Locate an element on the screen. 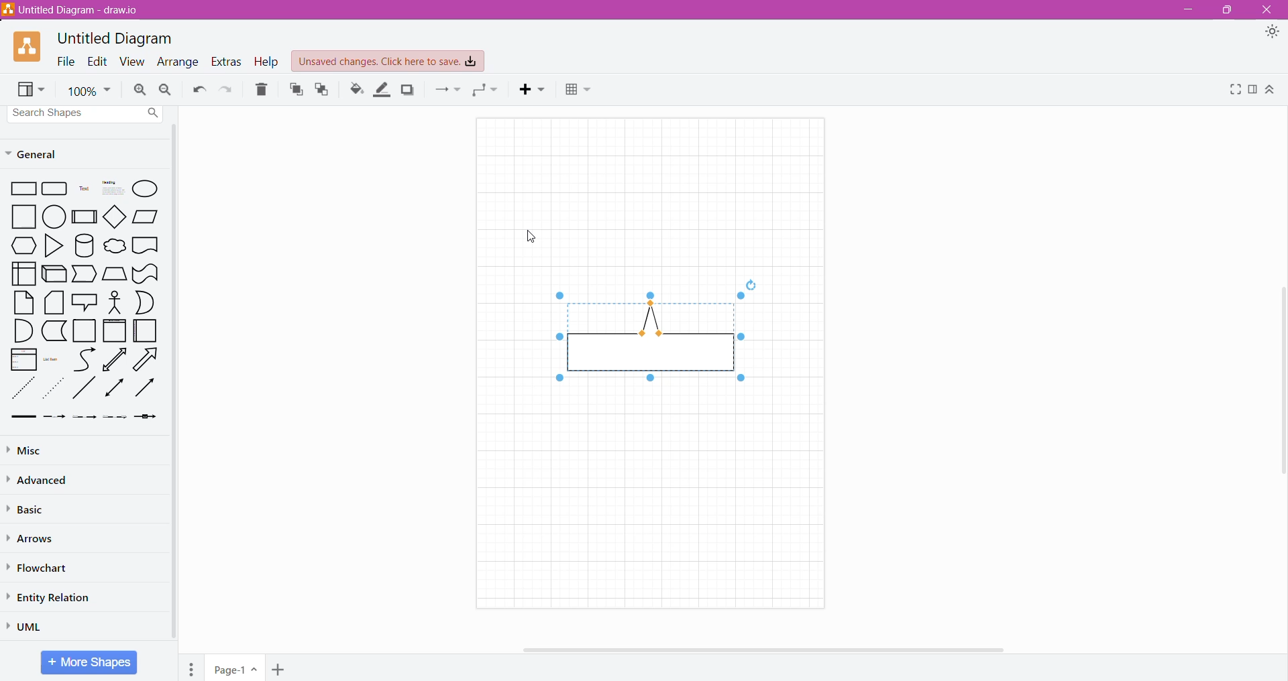 This screenshot has width=1288, height=681. diamond is located at coordinates (114, 216).